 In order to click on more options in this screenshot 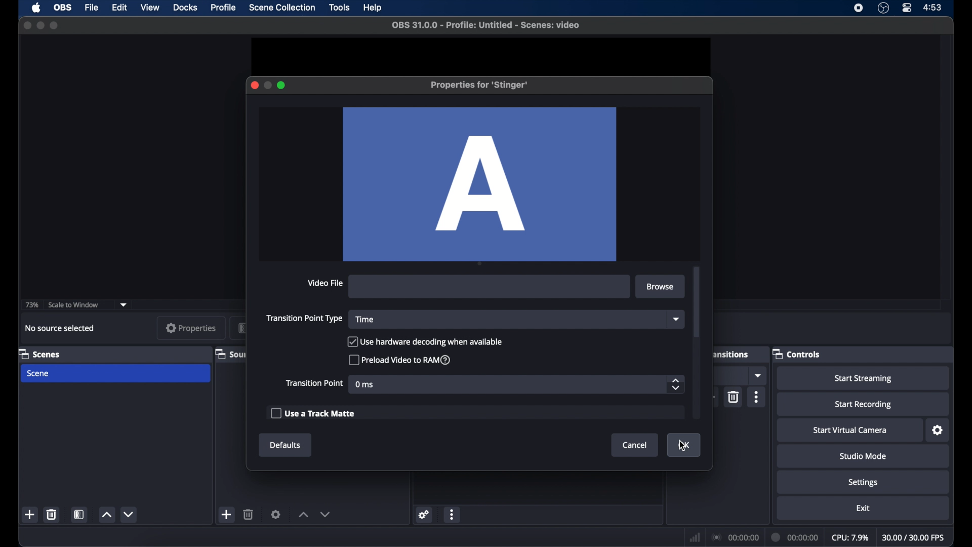, I will do `click(758, 397)`.